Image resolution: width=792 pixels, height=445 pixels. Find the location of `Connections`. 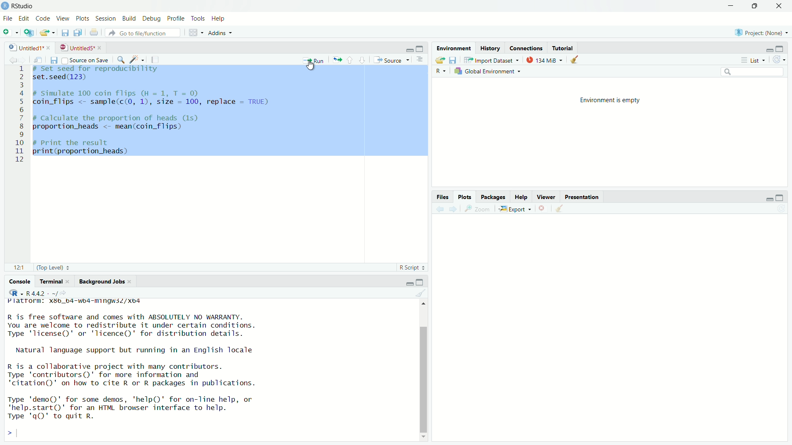

Connections is located at coordinates (526, 48).